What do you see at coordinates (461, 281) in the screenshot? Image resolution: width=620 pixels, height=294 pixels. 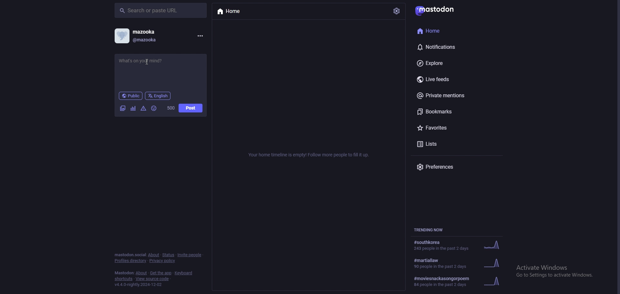 I see `trending` at bounding box center [461, 281].